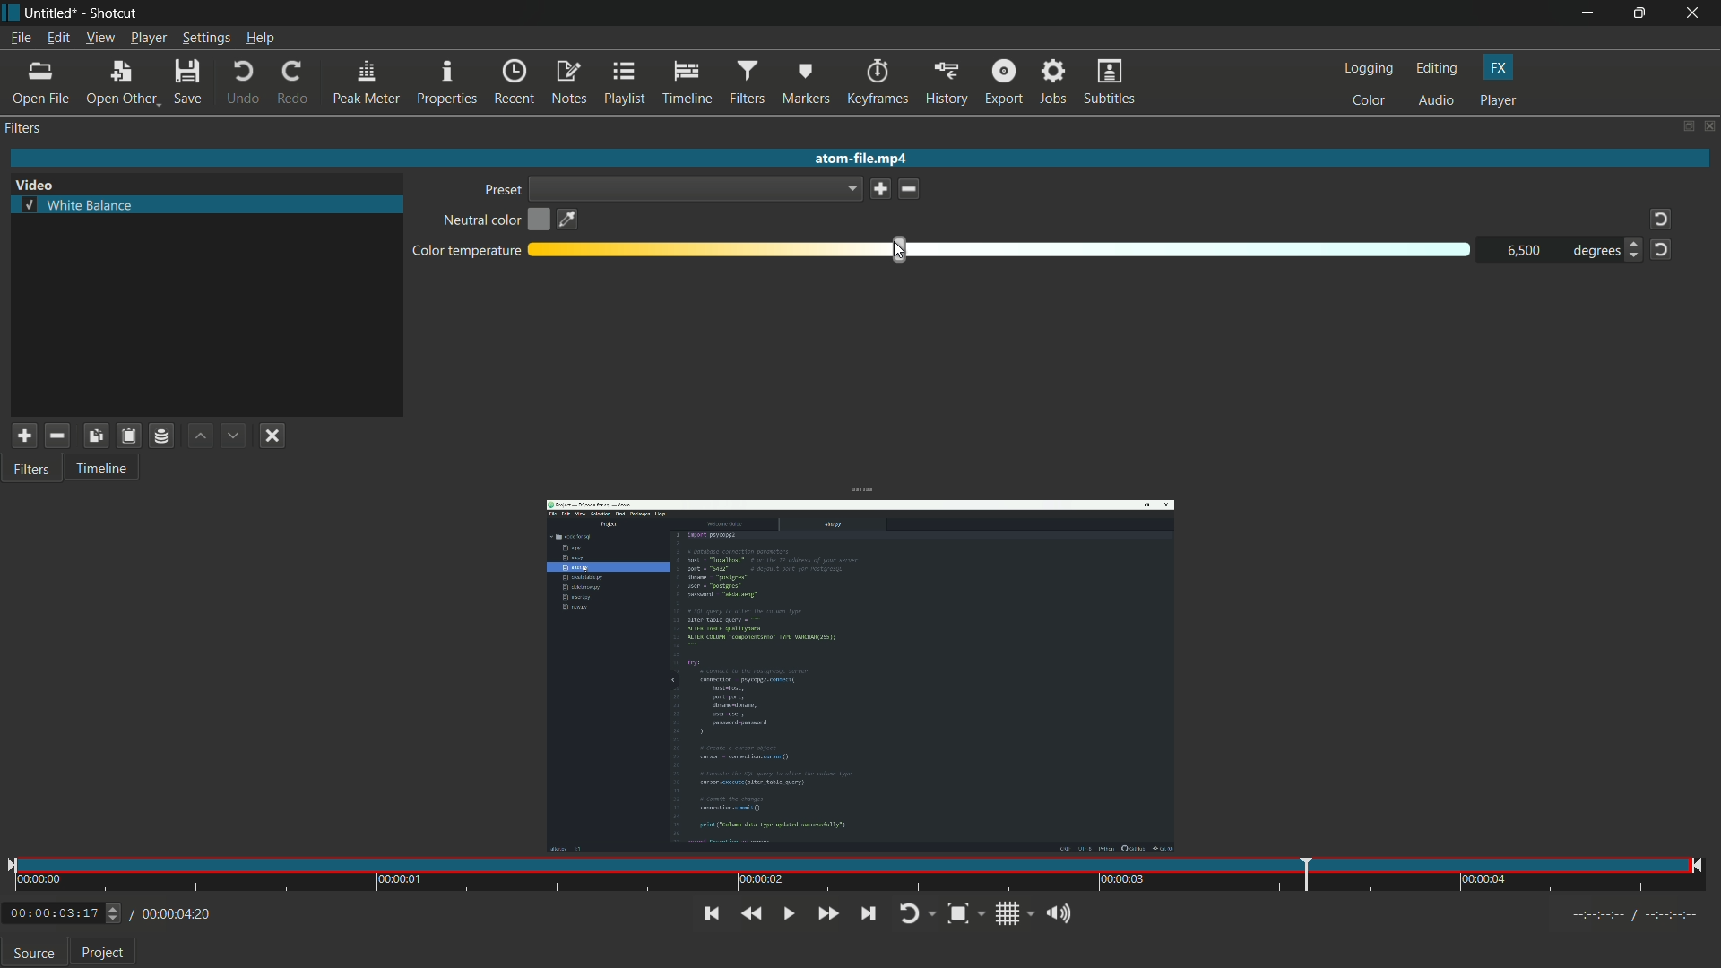 The height and width of the screenshot is (968, 1721). What do you see at coordinates (881, 188) in the screenshot?
I see `save` at bounding box center [881, 188].